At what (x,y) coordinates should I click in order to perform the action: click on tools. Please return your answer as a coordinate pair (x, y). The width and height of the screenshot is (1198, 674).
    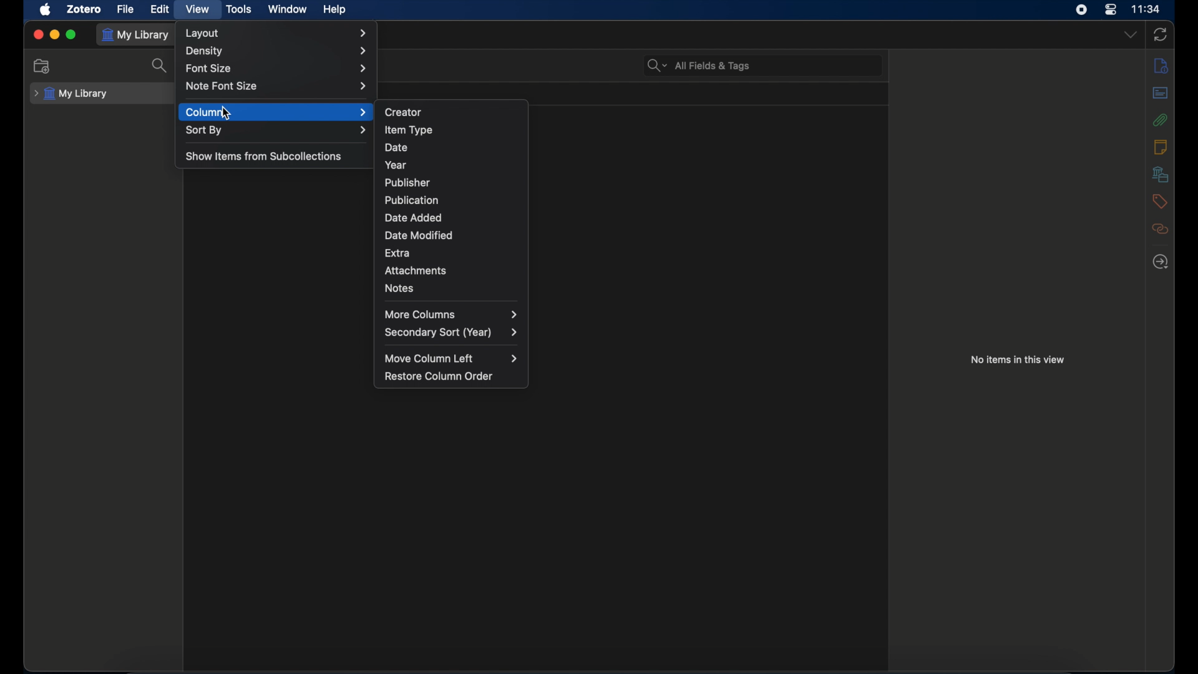
    Looking at the image, I should click on (240, 9).